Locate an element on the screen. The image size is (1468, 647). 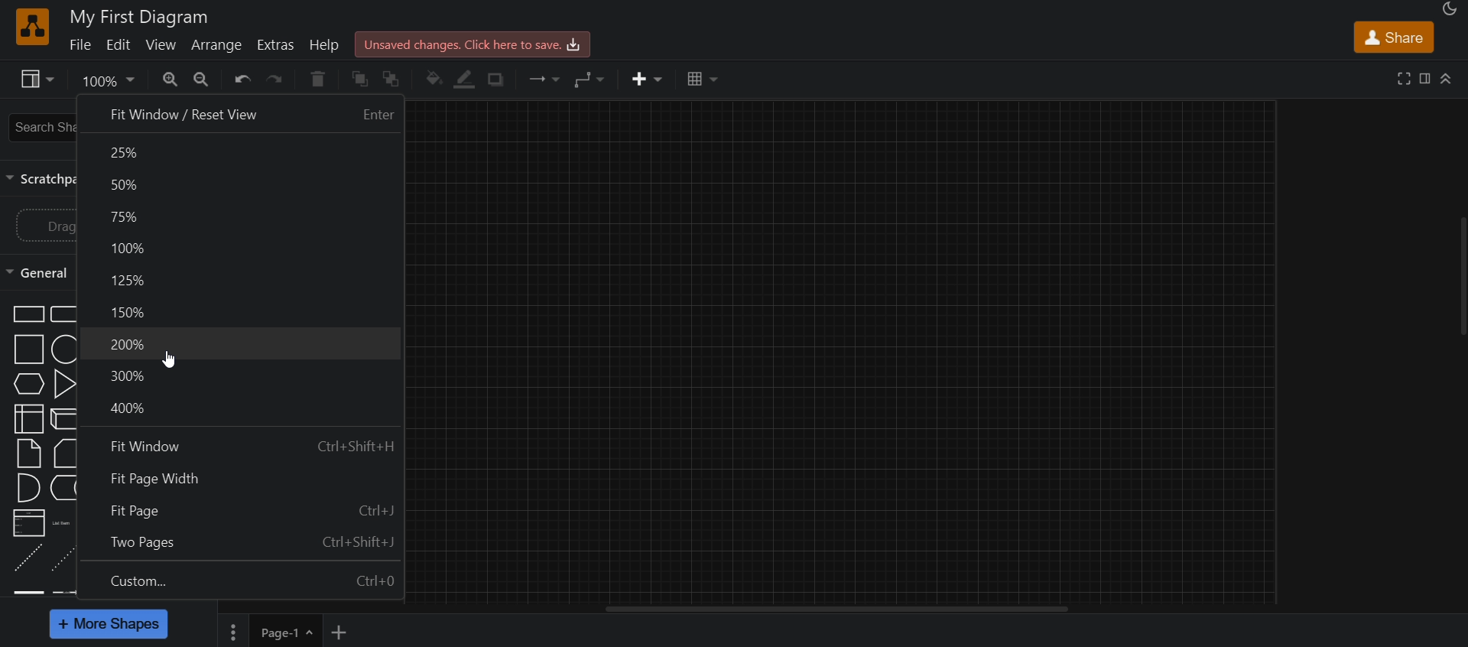
view is located at coordinates (39, 80).